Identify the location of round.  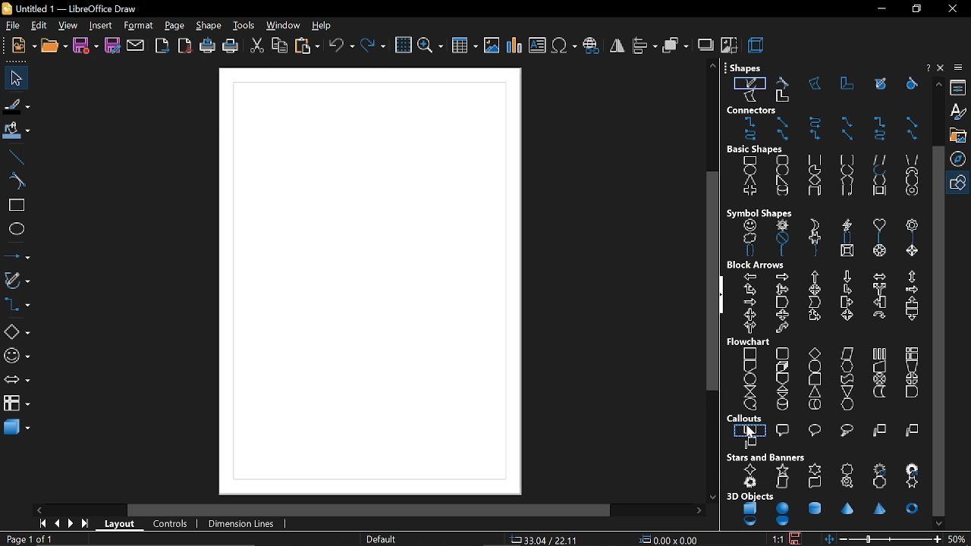
(816, 429).